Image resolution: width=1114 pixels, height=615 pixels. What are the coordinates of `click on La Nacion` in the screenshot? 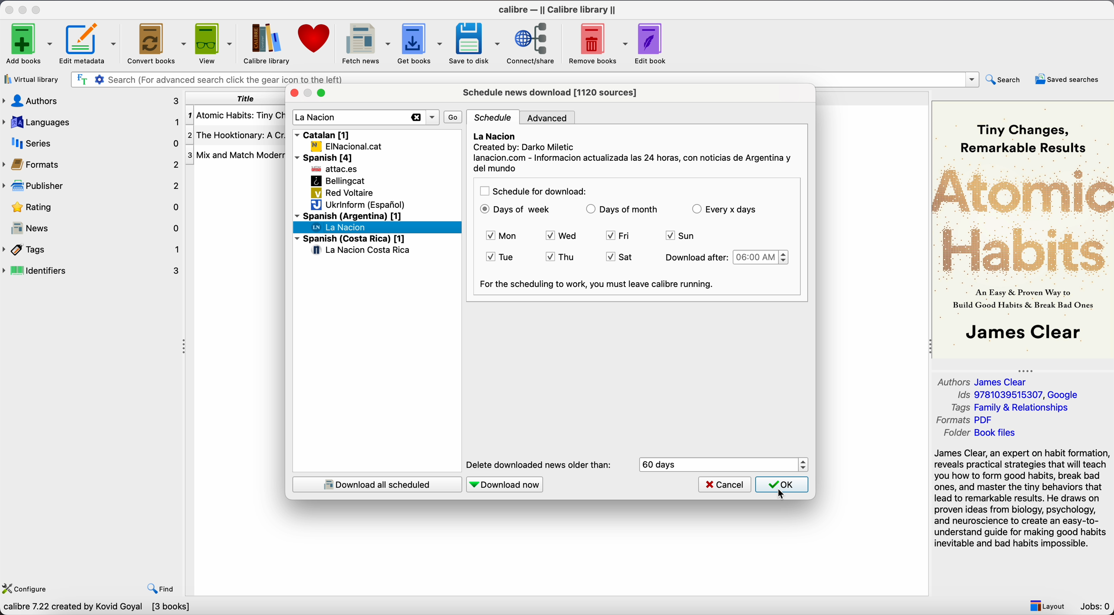 It's located at (340, 227).